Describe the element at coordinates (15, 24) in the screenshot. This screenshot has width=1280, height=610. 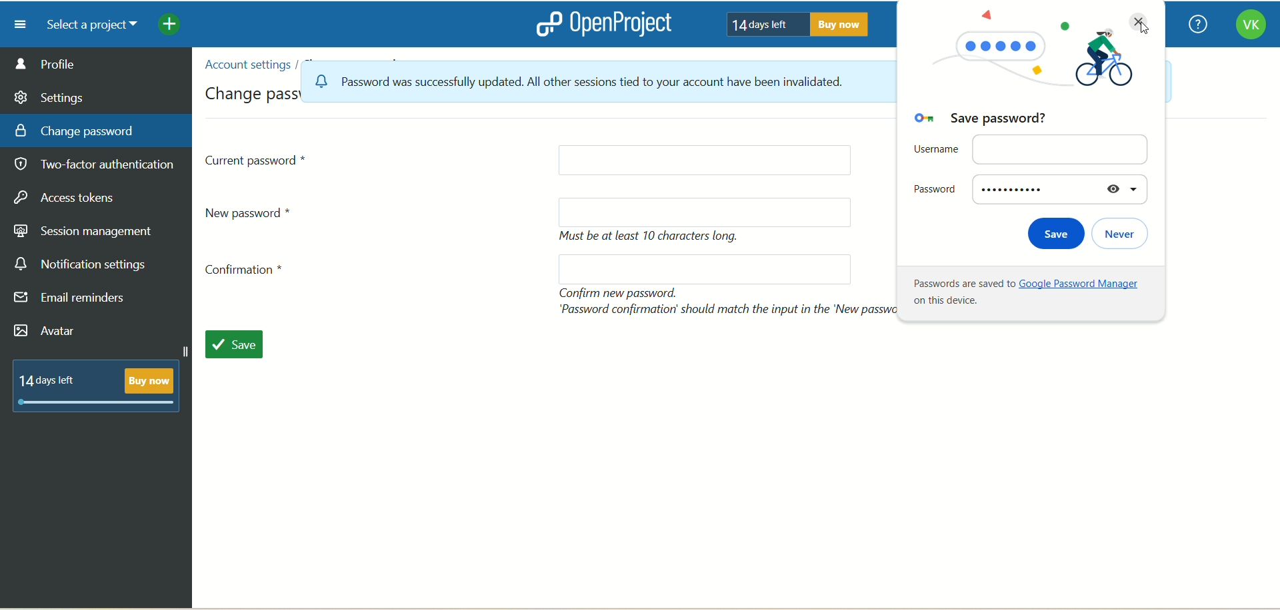
I see `menu` at that location.